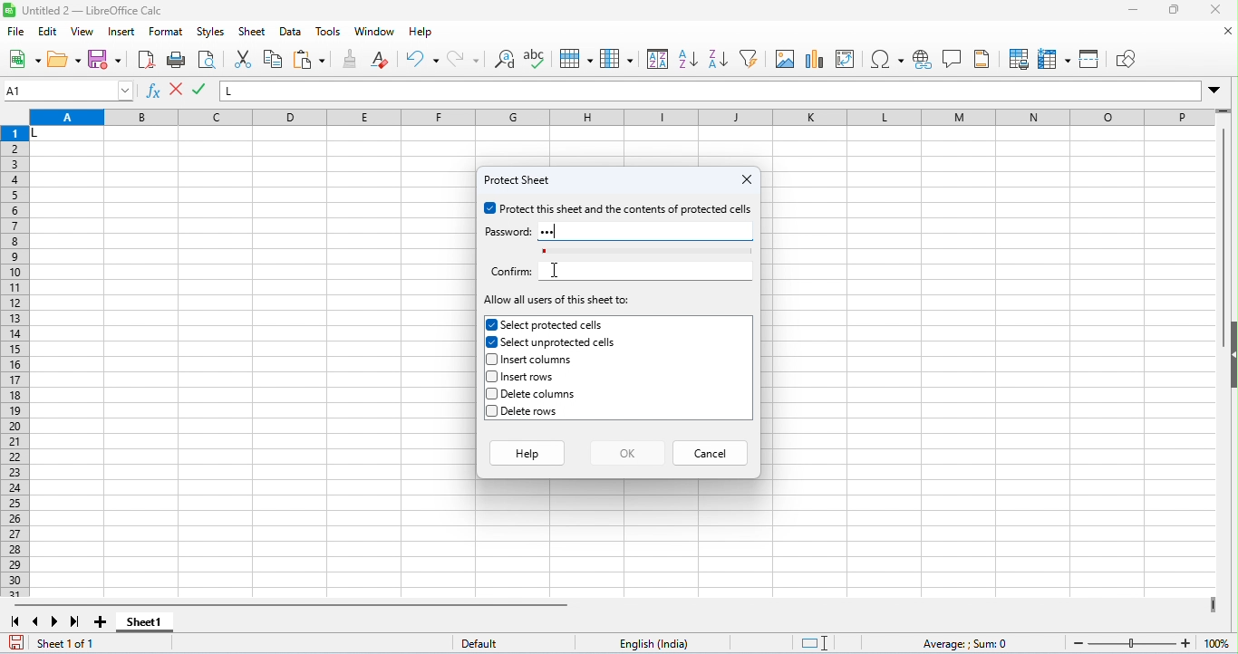 The width and height of the screenshot is (1238, 654). Describe the element at coordinates (982, 59) in the screenshot. I see `header and footer` at that location.